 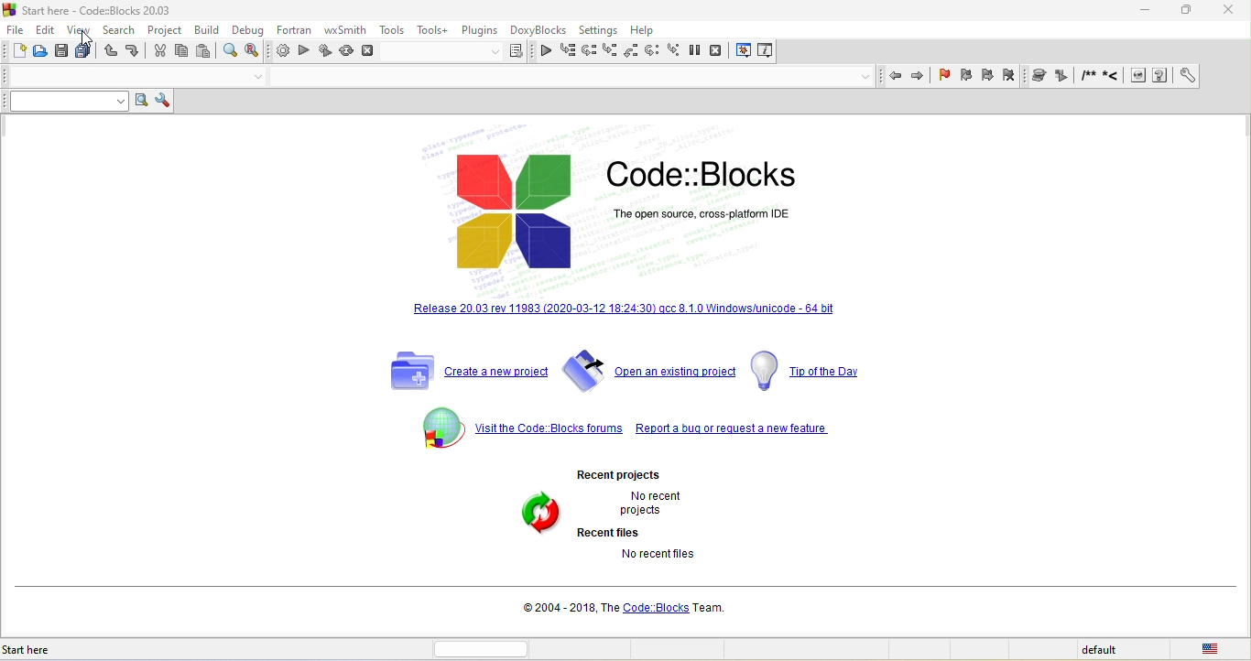 I want to click on settings, so click(x=602, y=28).